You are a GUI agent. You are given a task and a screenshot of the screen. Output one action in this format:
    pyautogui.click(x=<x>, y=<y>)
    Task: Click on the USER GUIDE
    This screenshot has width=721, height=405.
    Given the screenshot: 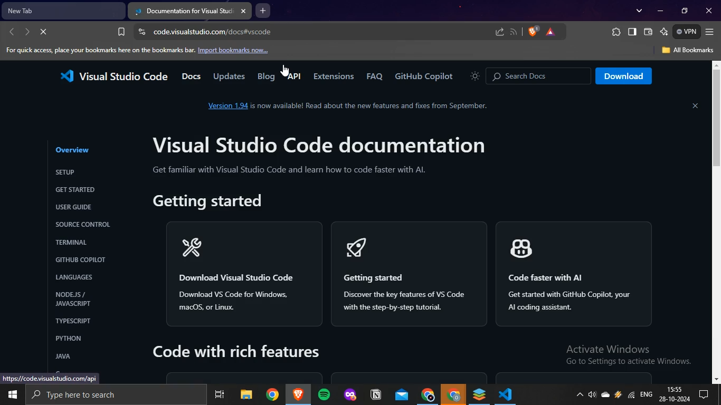 What is the action you would take?
    pyautogui.click(x=75, y=206)
    